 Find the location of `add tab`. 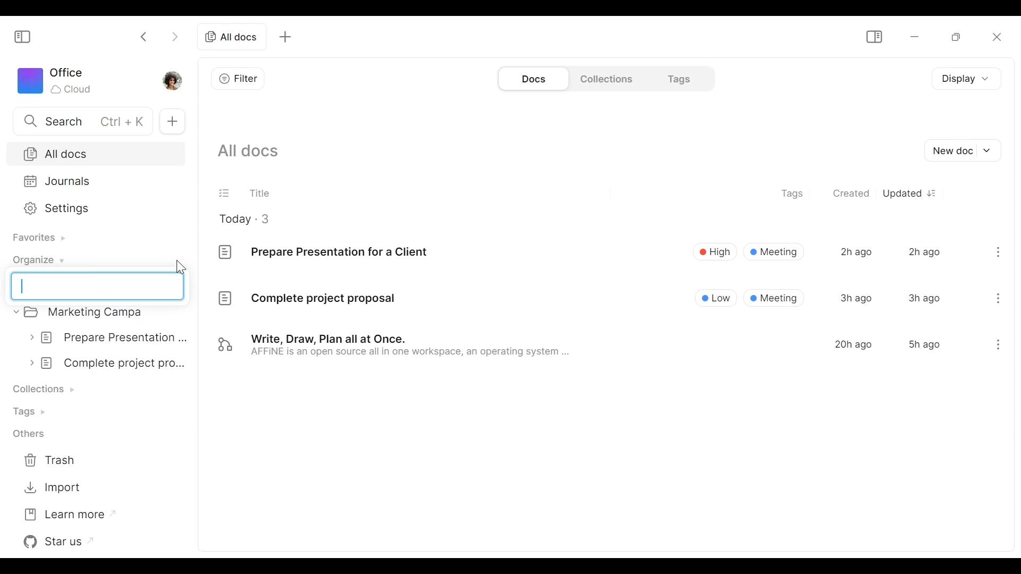

add tab is located at coordinates (289, 36).